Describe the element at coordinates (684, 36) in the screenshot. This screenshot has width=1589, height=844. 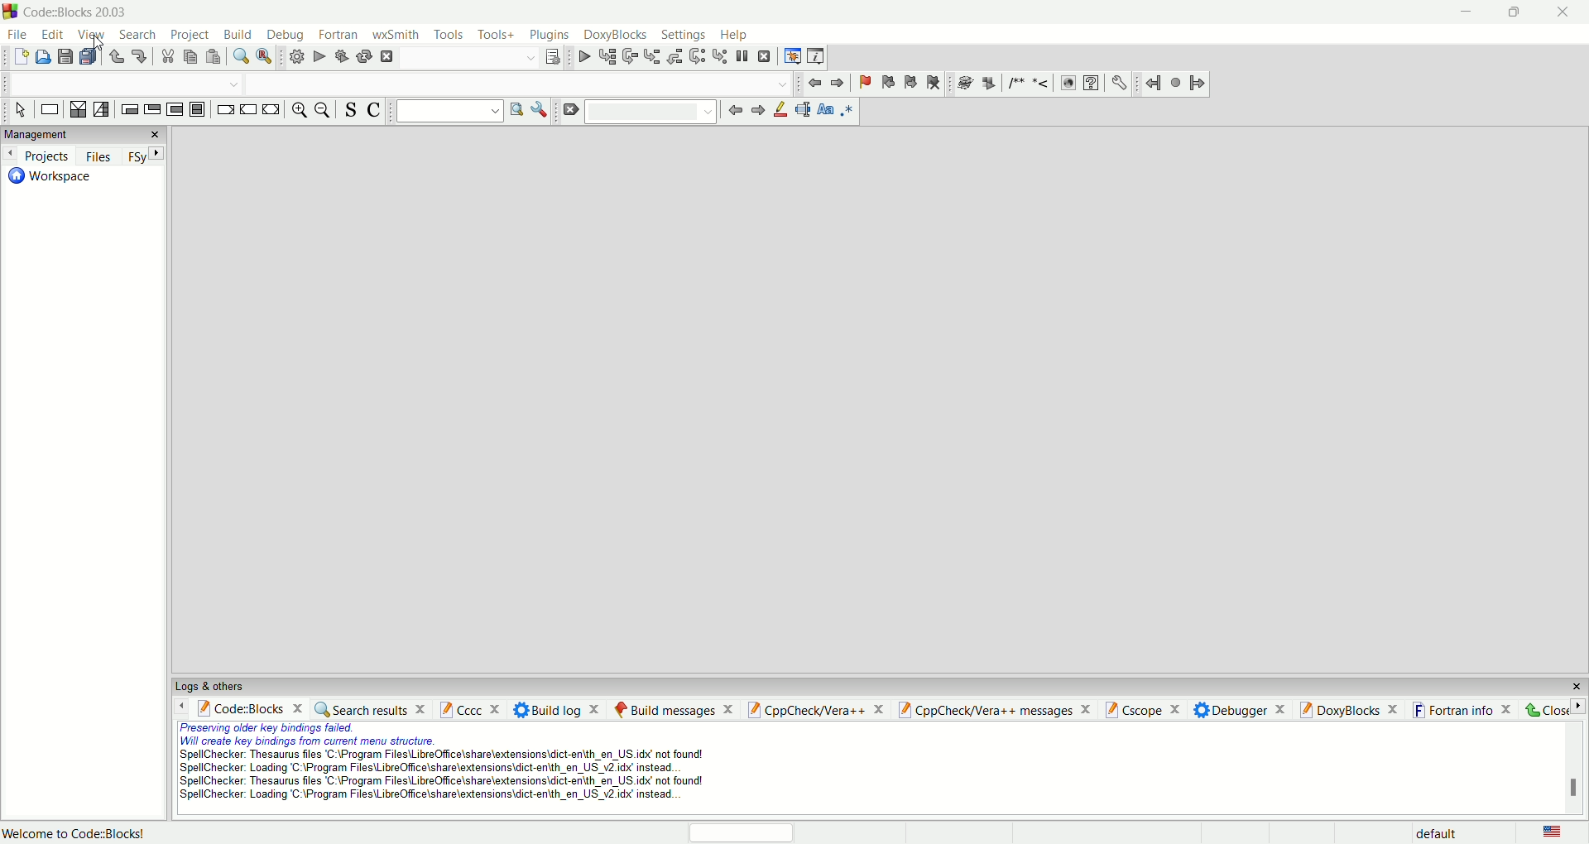
I see `settings` at that location.